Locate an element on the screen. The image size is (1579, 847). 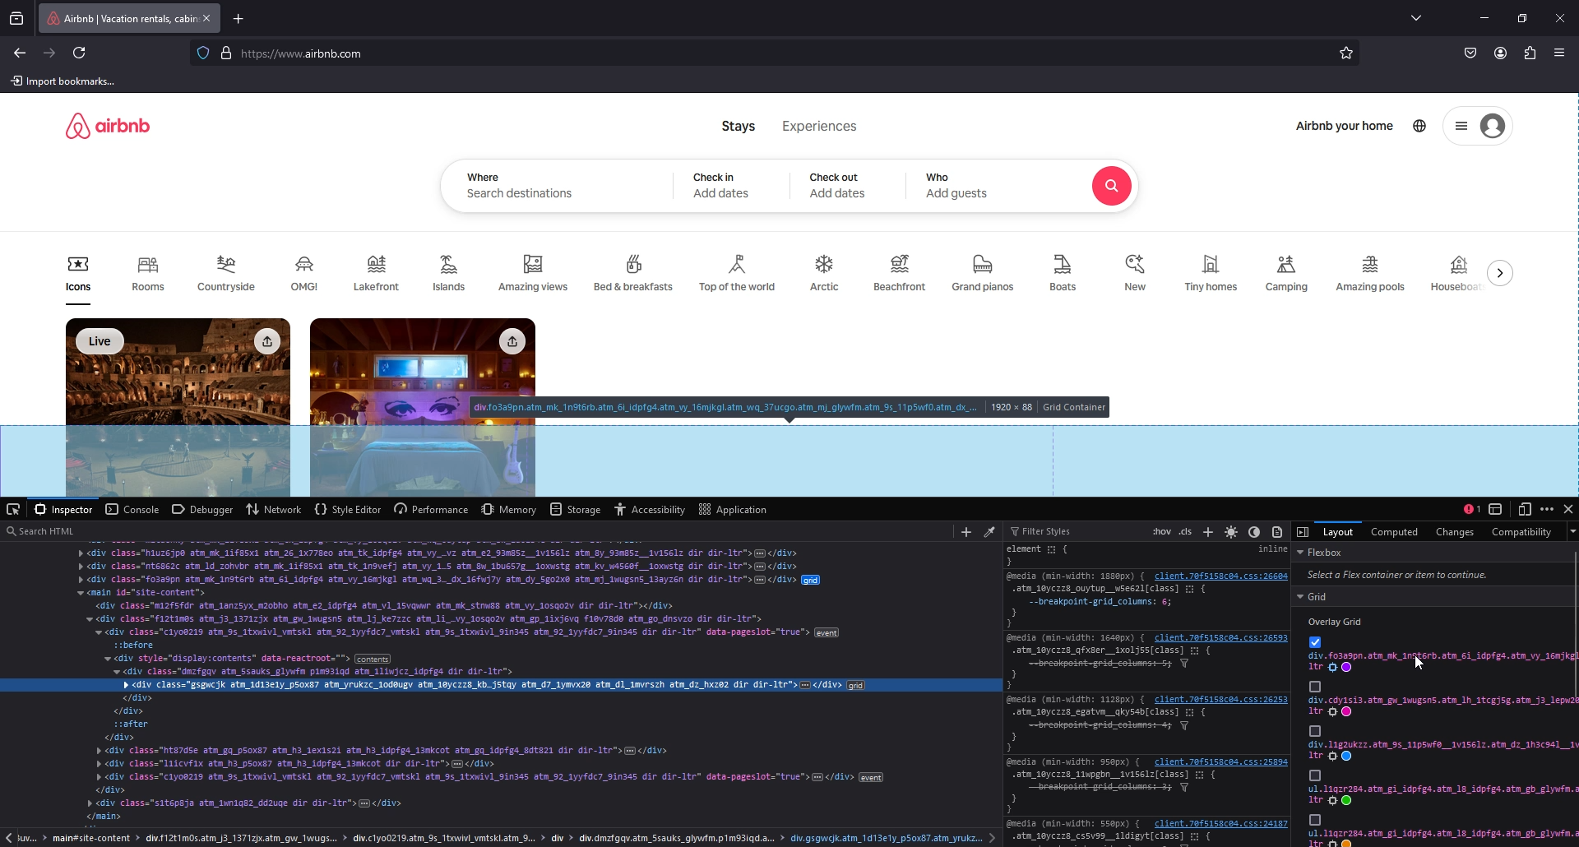
forward is located at coordinates (50, 53).